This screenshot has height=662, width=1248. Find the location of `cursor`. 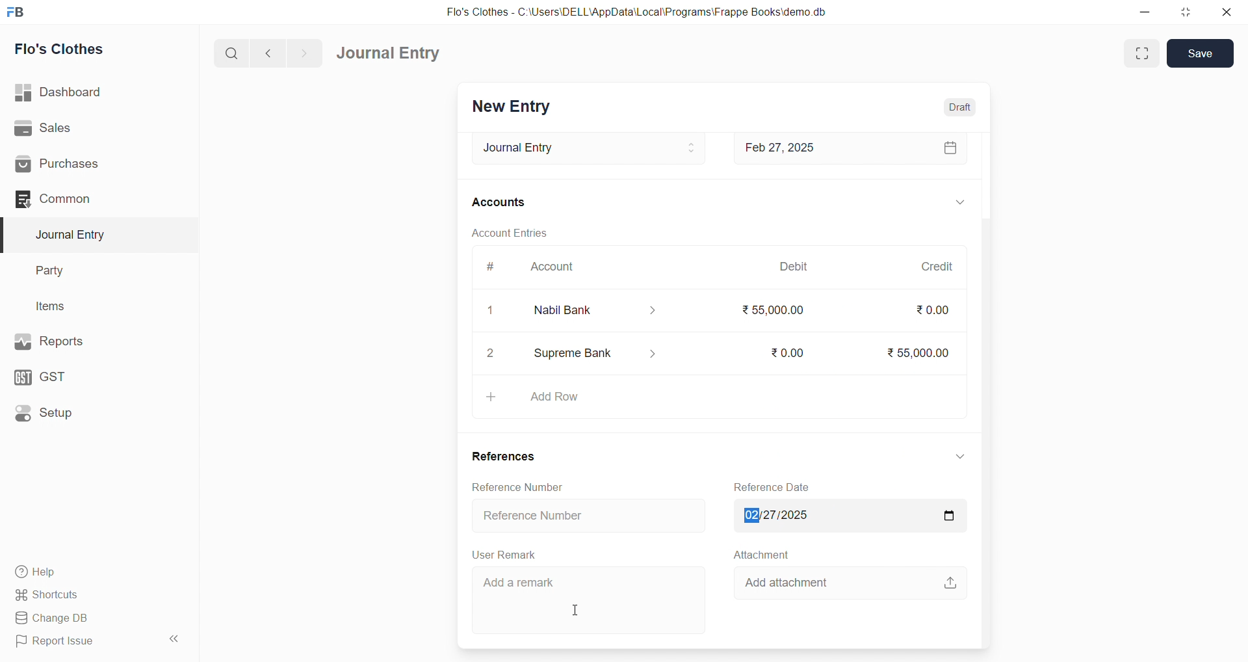

cursor is located at coordinates (576, 609).